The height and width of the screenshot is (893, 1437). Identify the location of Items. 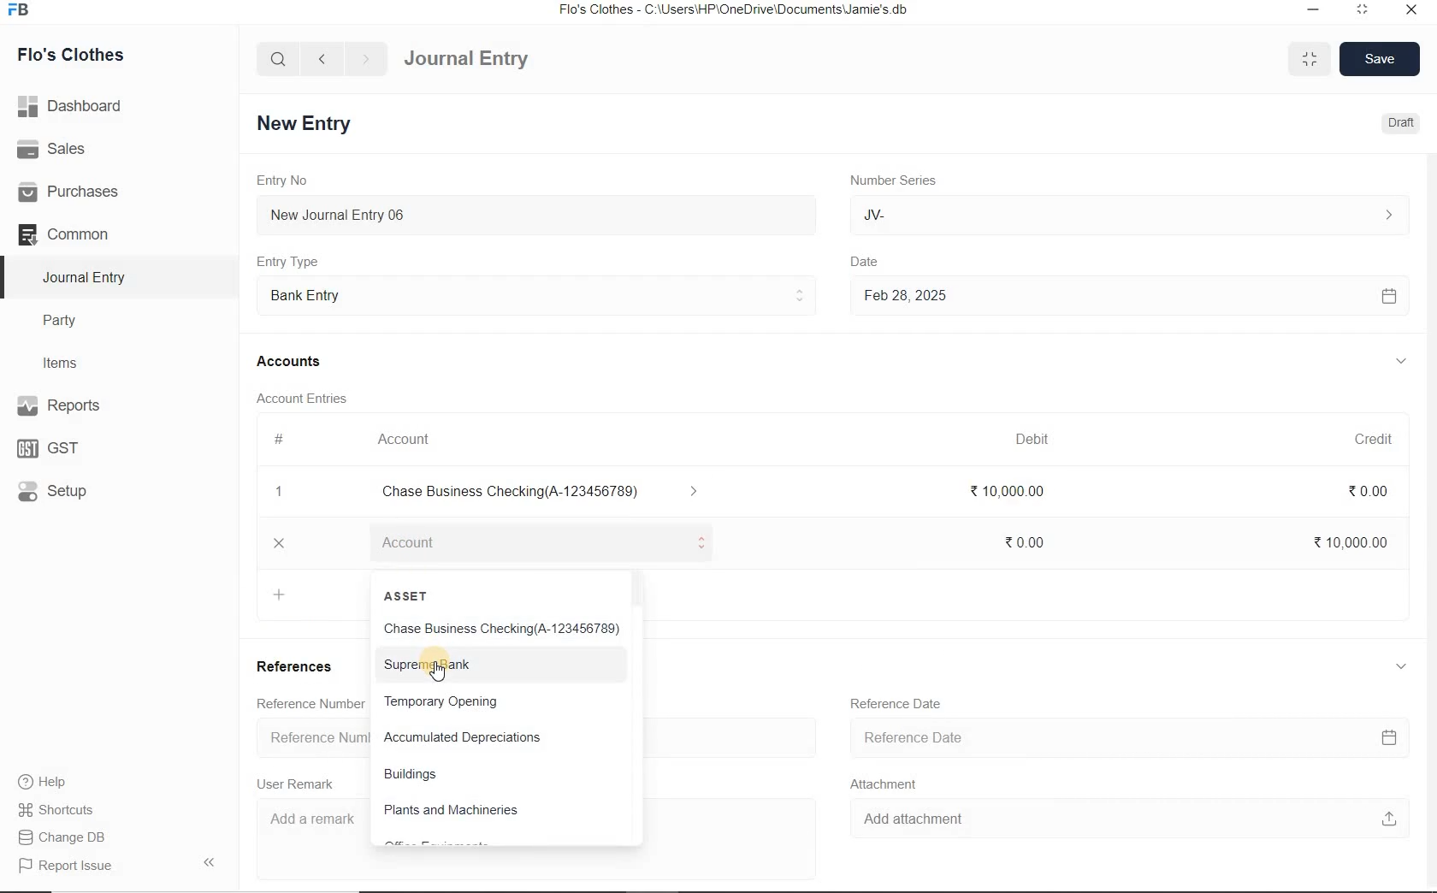
(68, 361).